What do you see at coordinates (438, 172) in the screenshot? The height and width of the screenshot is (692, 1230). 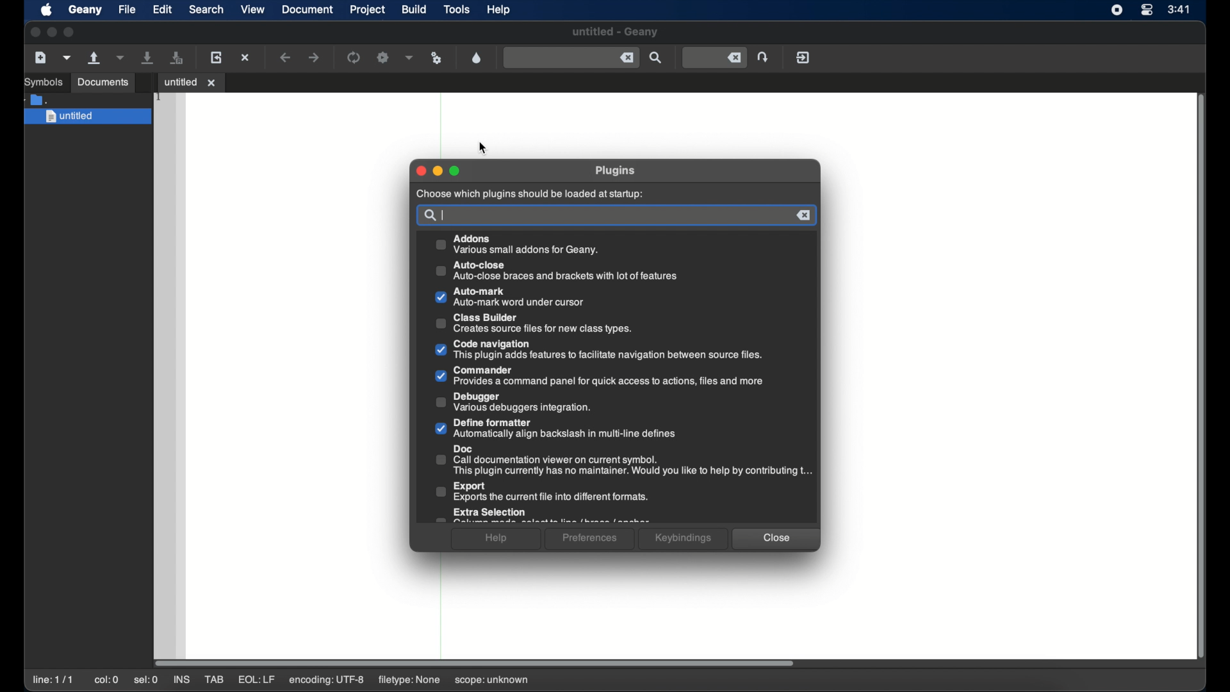 I see `minimize` at bounding box center [438, 172].